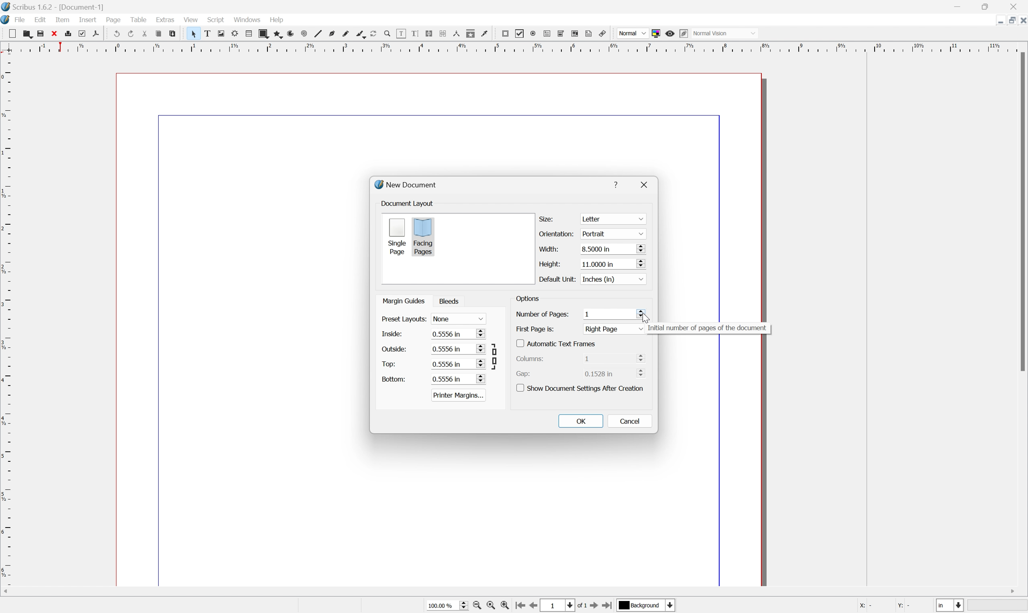  I want to click on Undo, so click(116, 34).